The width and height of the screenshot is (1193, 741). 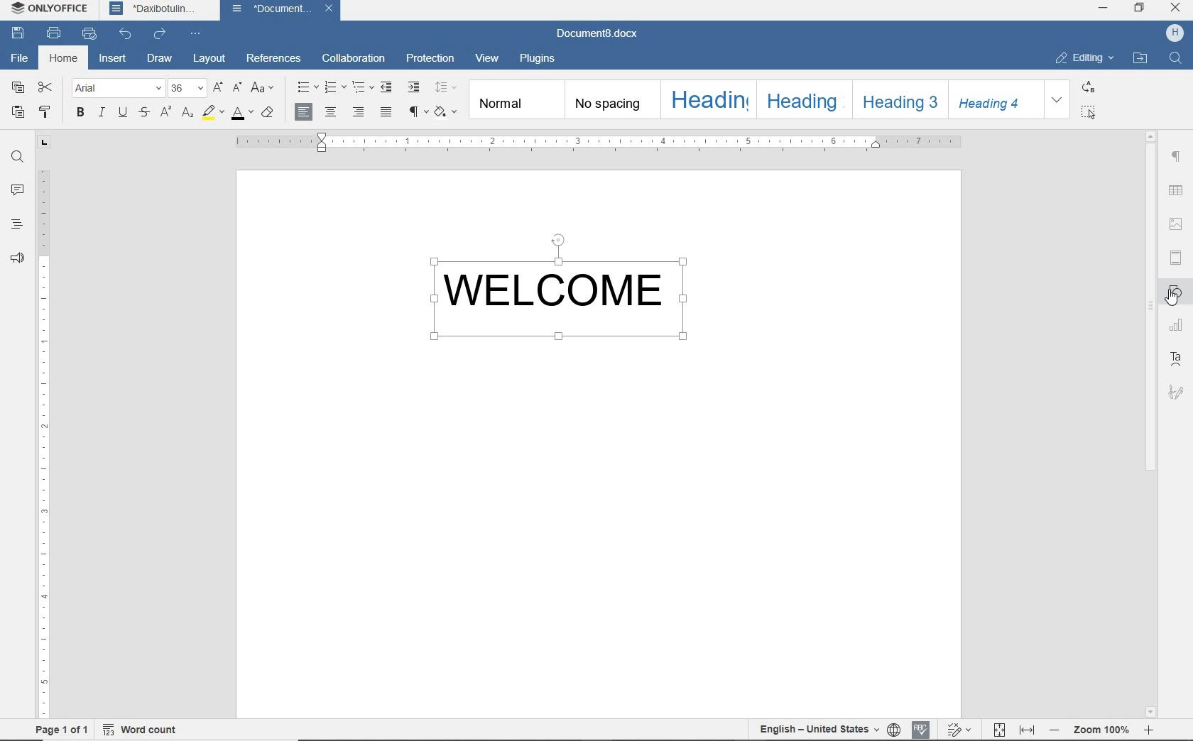 I want to click on FIND, so click(x=17, y=160).